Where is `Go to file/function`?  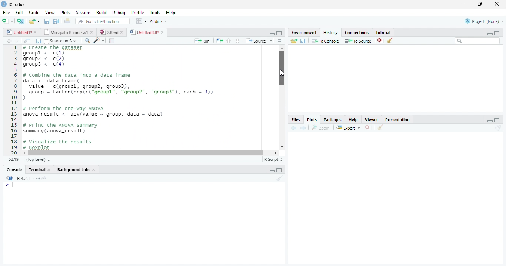
Go to file/function is located at coordinates (103, 21).